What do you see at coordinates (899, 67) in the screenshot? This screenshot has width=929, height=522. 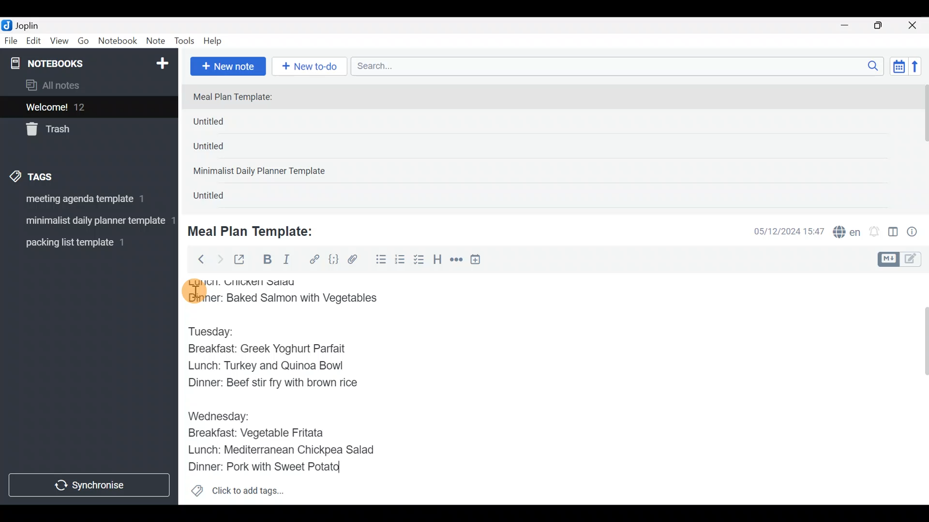 I see `Toggle sort order` at bounding box center [899, 67].